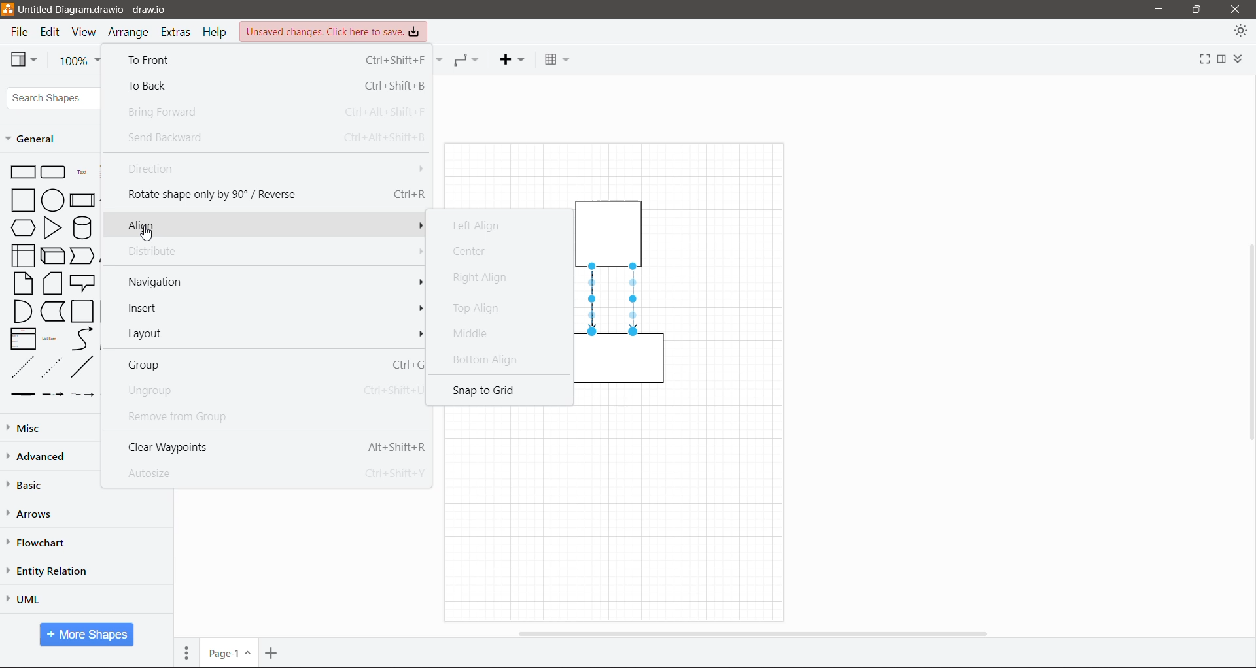  I want to click on Format, so click(1221, 59).